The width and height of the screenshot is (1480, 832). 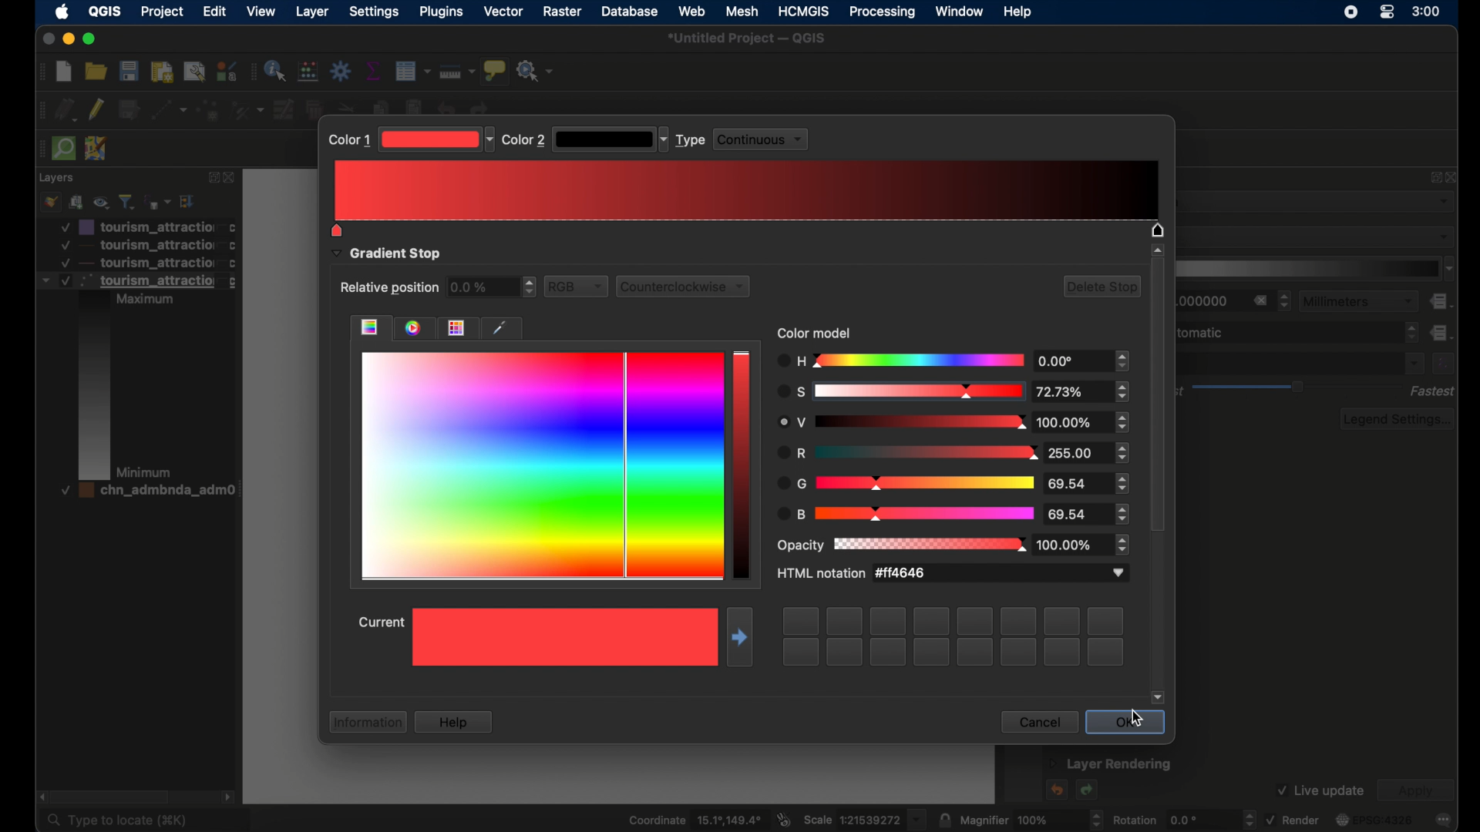 I want to click on R, so click(x=787, y=455).